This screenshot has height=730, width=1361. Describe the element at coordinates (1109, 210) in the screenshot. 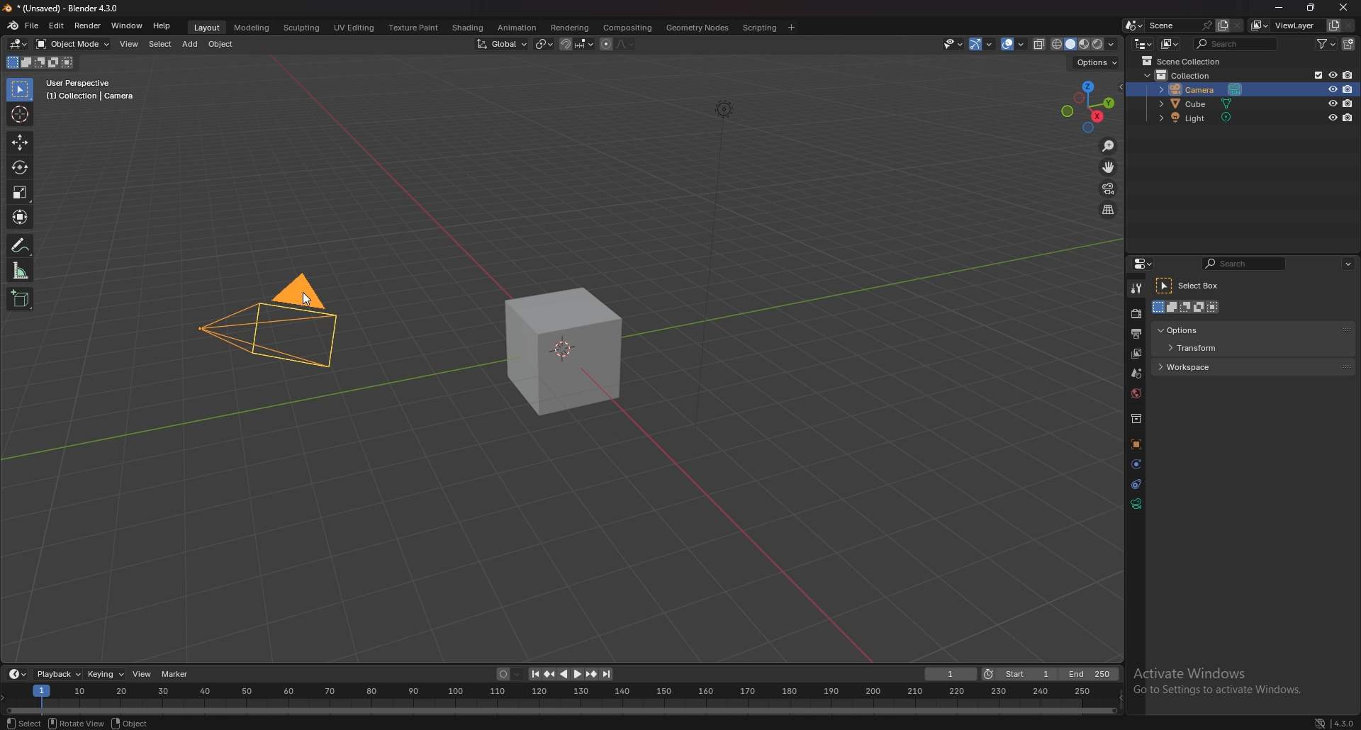

I see `perspective/orthographic` at that location.